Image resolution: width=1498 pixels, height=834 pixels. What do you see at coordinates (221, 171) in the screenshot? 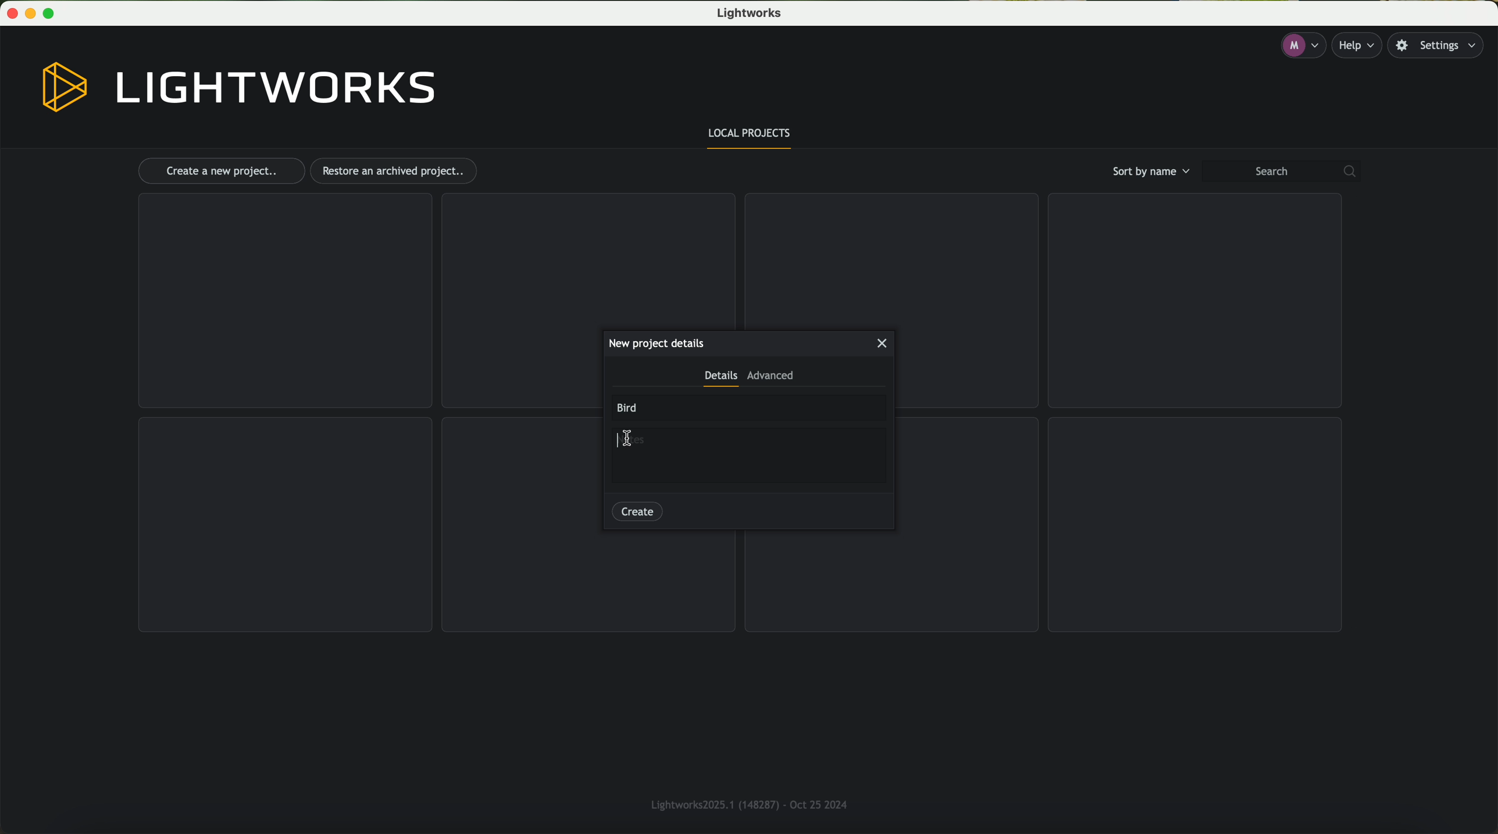
I see `click on create new project` at bounding box center [221, 171].